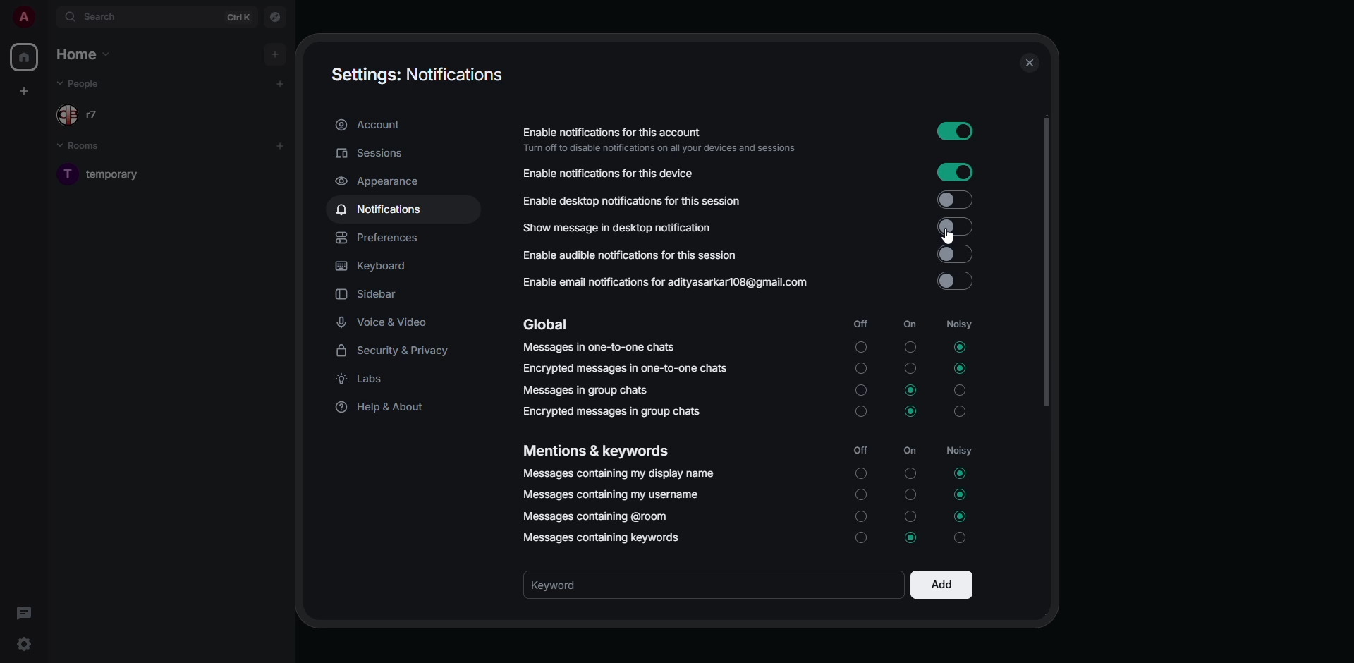  I want to click on on, so click(912, 451).